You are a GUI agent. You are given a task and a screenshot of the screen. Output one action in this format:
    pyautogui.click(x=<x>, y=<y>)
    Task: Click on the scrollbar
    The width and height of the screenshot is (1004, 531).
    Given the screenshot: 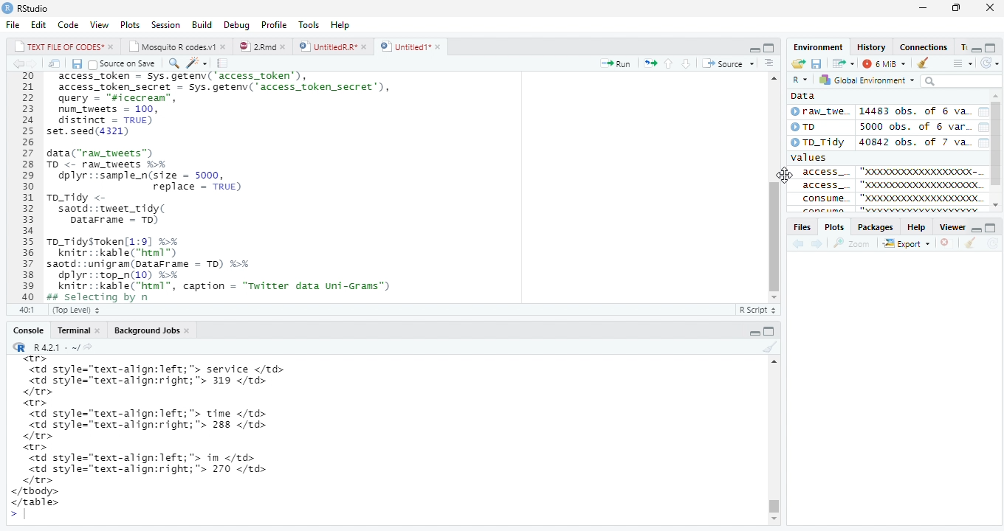 What is the action you would take?
    pyautogui.click(x=773, y=184)
    